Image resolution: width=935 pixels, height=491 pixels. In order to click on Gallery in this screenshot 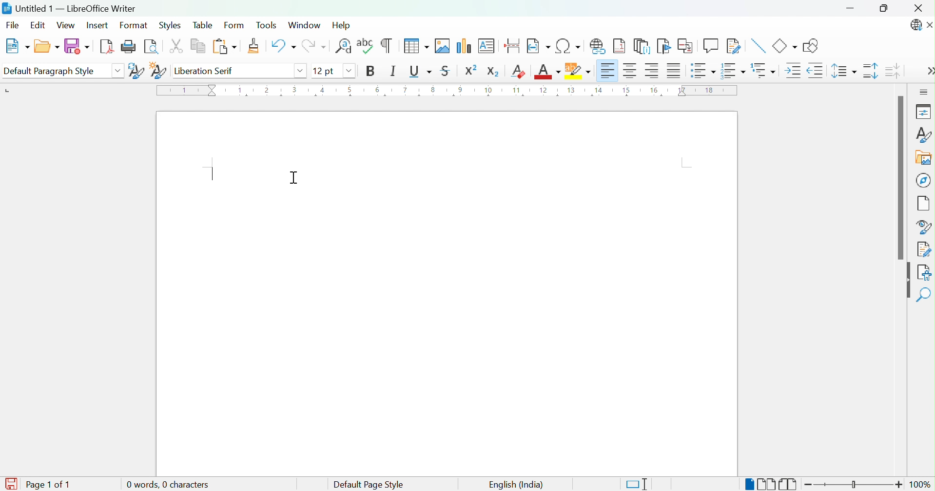, I will do `click(923, 159)`.